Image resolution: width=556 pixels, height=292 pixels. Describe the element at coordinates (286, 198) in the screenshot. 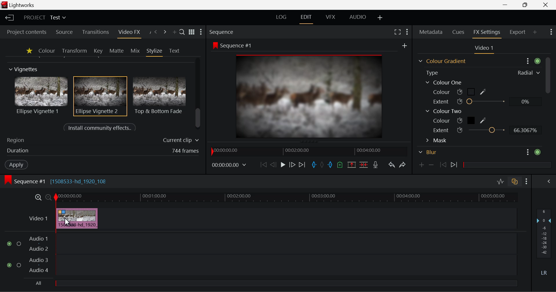

I see `Project Timeline` at that location.